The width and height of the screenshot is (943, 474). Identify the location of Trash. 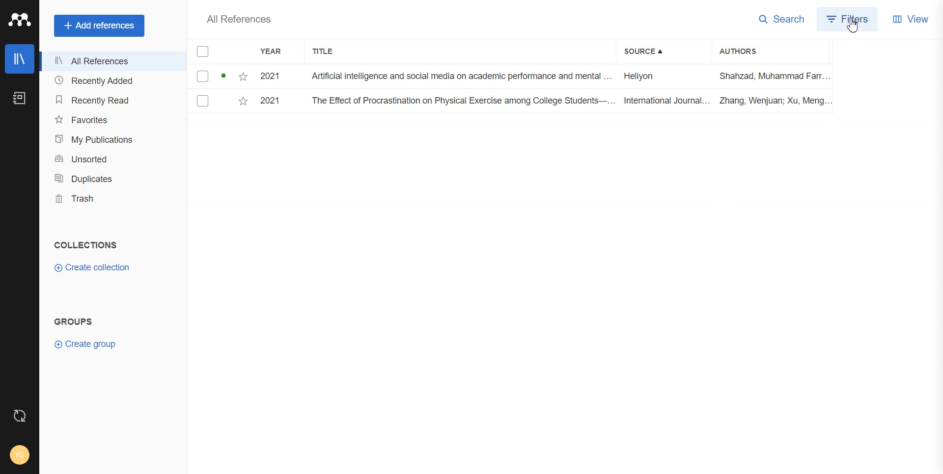
(105, 200).